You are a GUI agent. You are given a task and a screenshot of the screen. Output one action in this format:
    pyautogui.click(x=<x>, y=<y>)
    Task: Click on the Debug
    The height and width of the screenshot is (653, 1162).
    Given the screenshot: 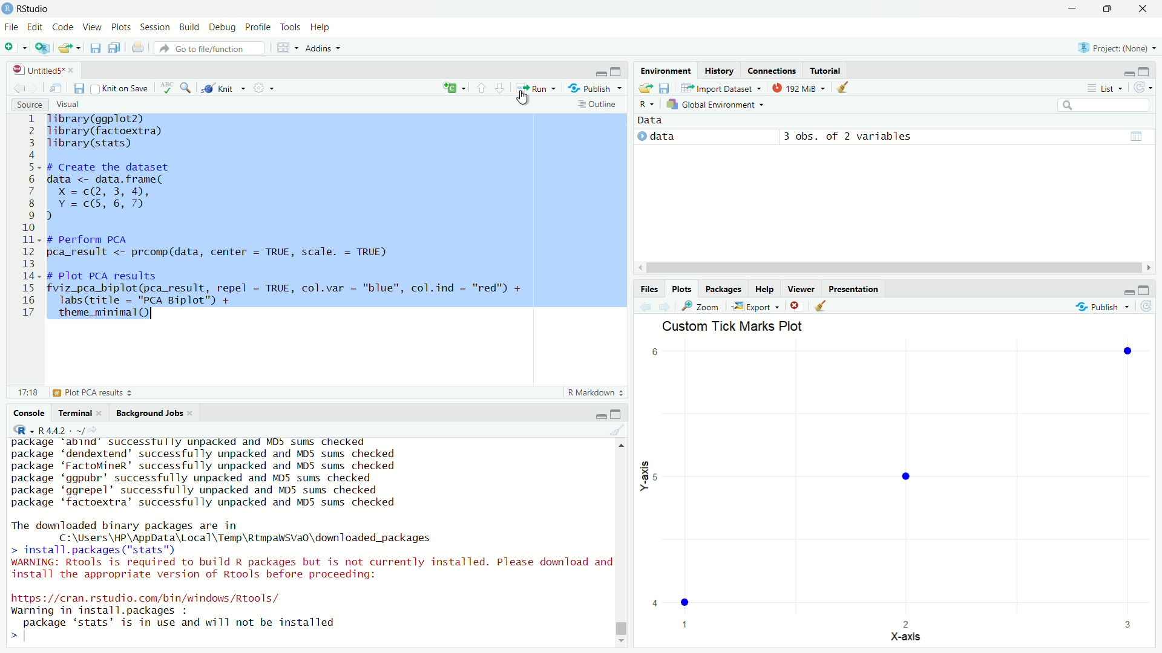 What is the action you would take?
    pyautogui.click(x=223, y=28)
    